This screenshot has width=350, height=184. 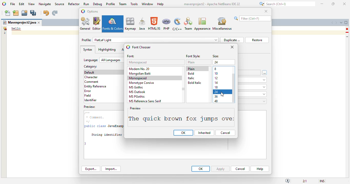 I want to click on apply, so click(x=220, y=169).